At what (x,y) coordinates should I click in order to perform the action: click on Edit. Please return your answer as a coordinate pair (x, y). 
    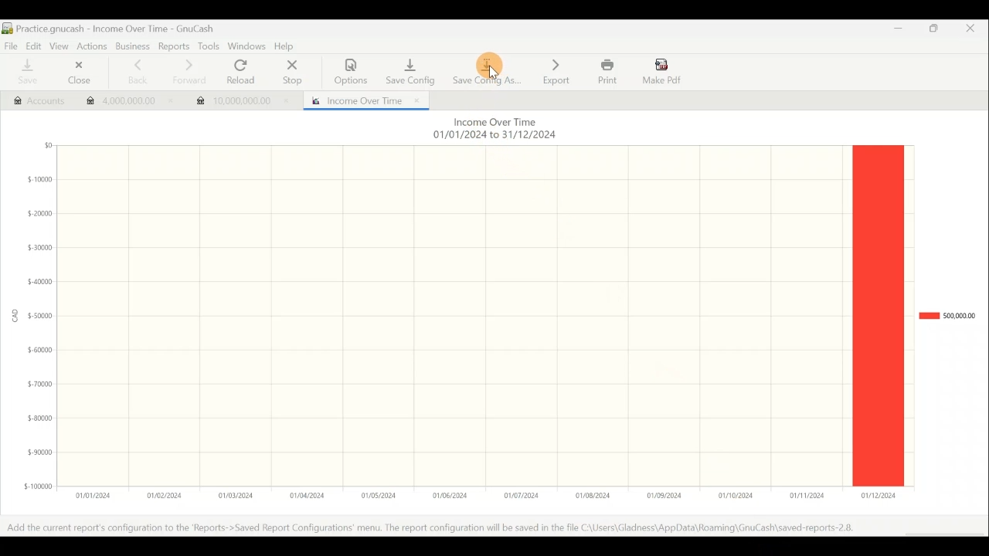
    Looking at the image, I should click on (31, 45).